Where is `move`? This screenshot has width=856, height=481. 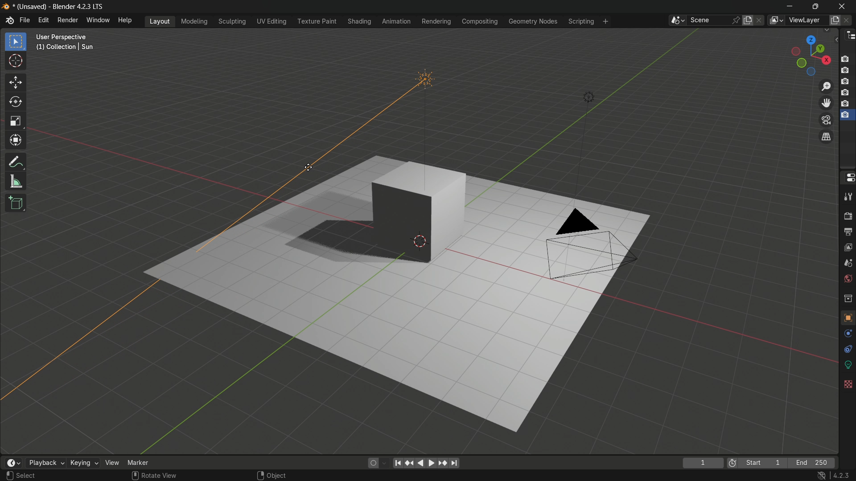 move is located at coordinates (16, 83).